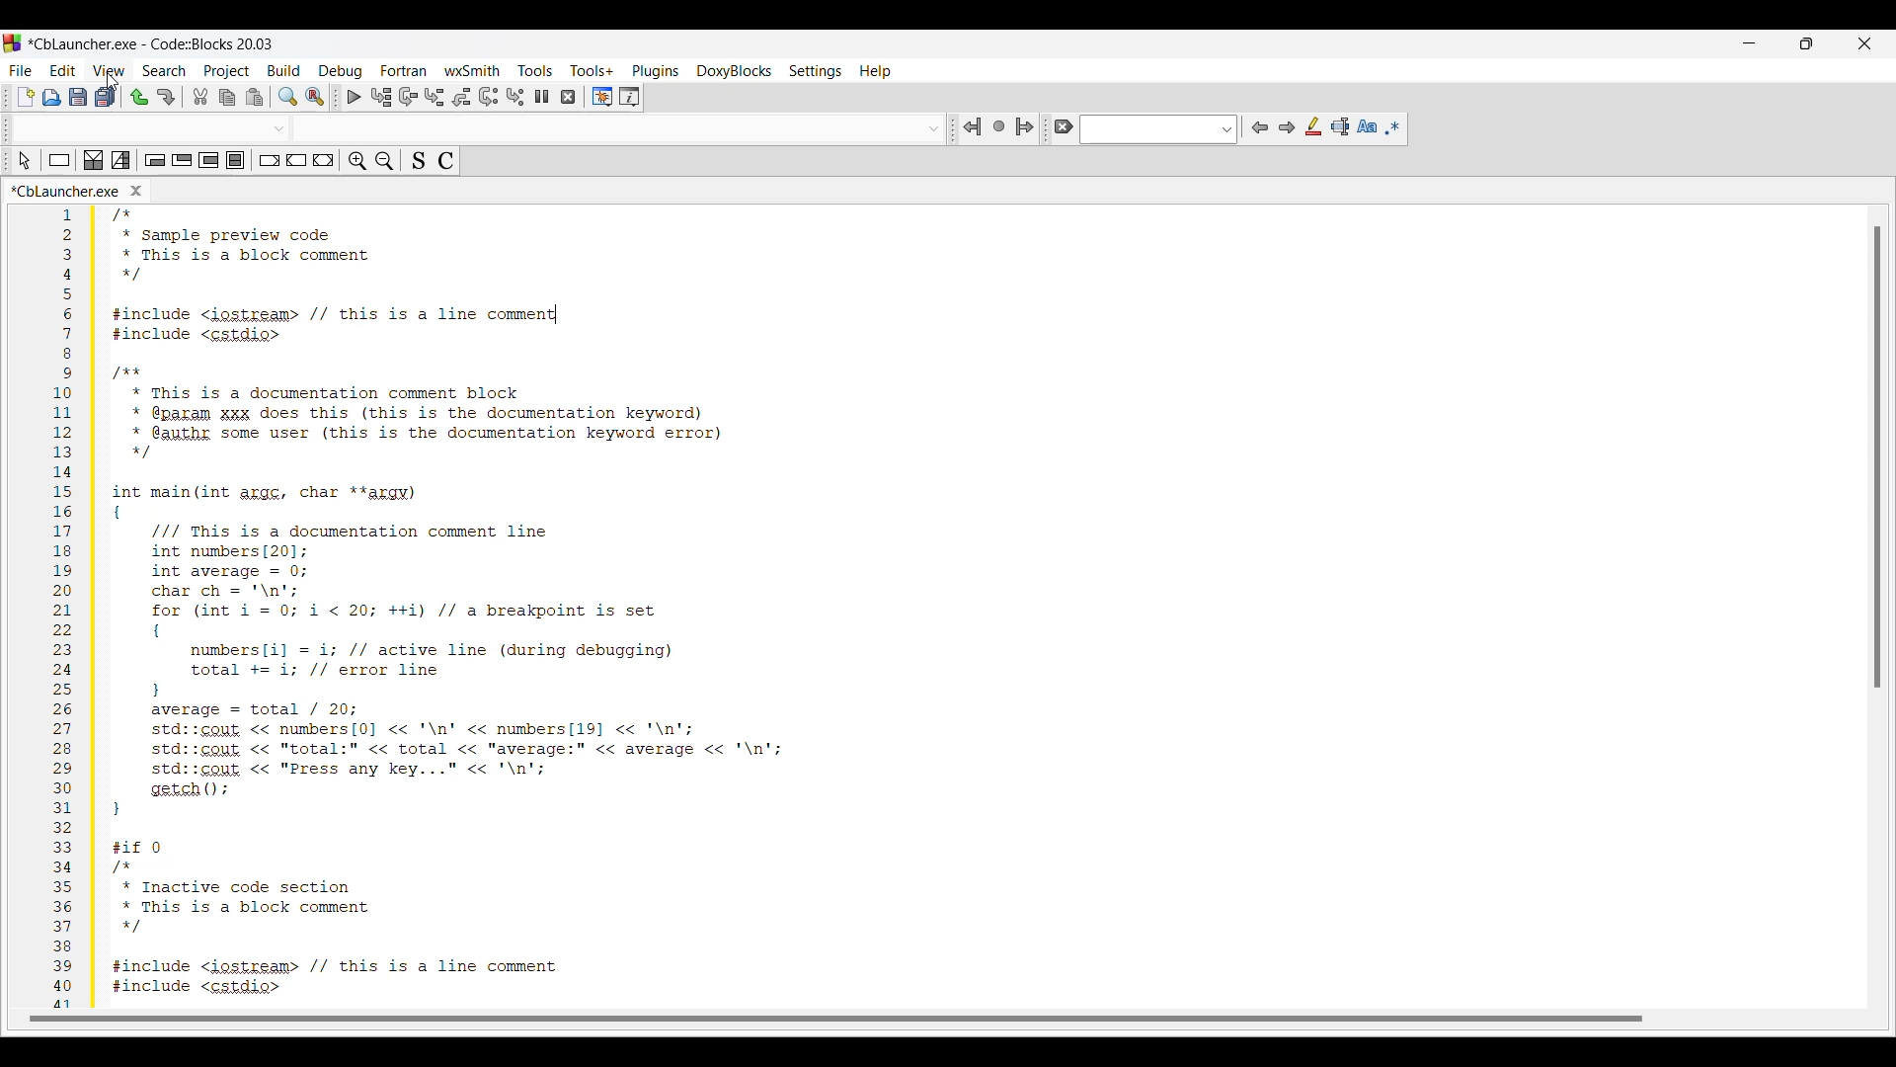  I want to click on Continue instruction, so click(297, 160).